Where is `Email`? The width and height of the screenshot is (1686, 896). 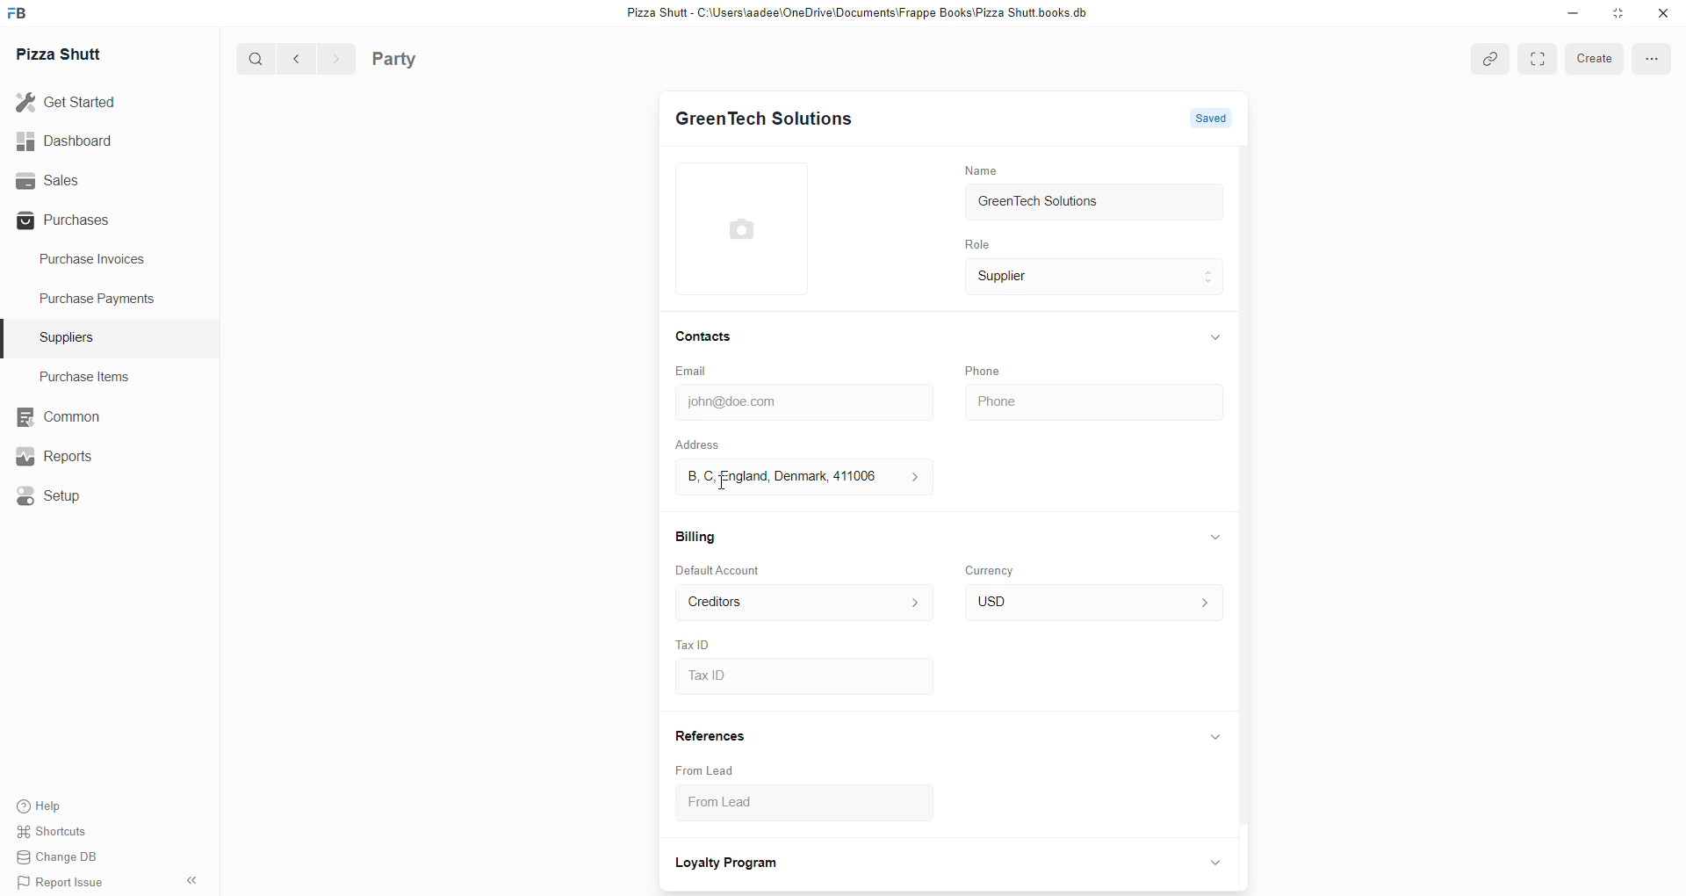 Email is located at coordinates (695, 372).